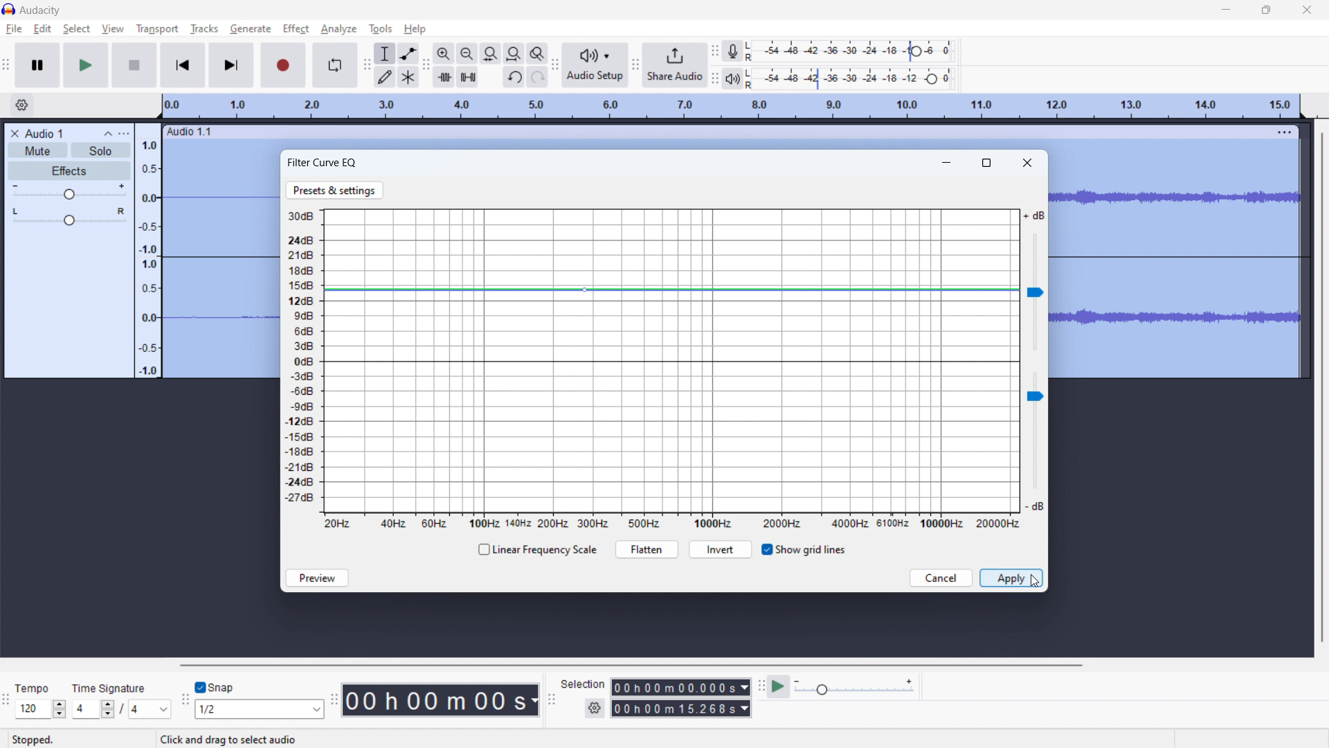 The height and width of the screenshot is (748, 1329). What do you see at coordinates (671, 522) in the screenshot?
I see `frequency scale` at bounding box center [671, 522].